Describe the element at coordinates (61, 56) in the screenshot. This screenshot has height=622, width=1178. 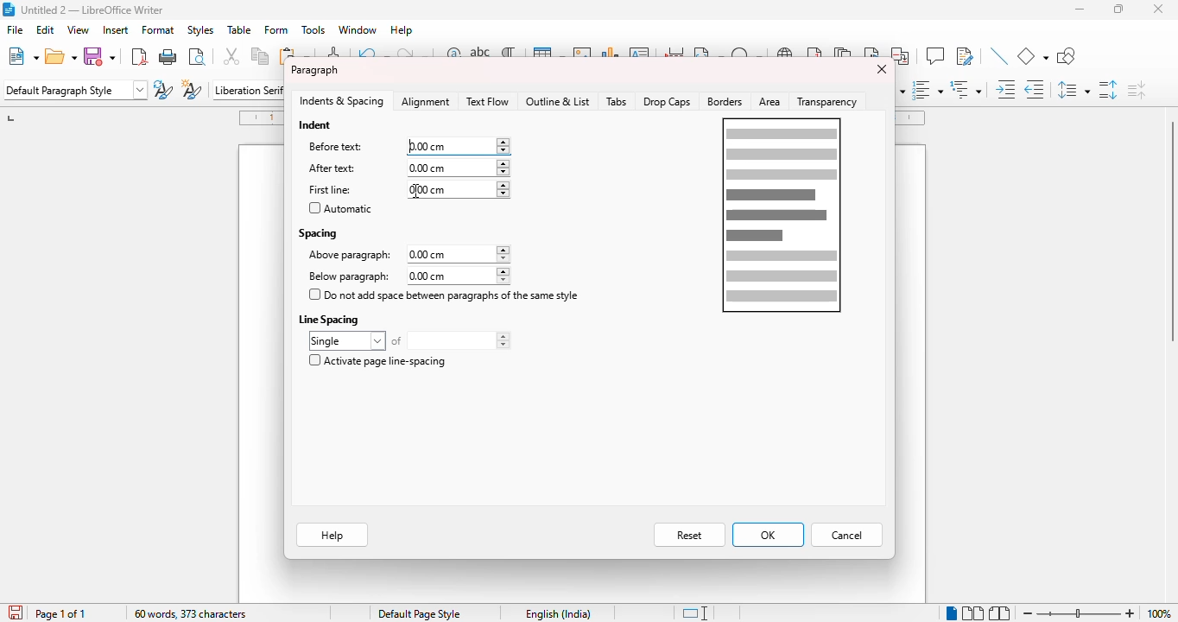
I see `open` at that location.